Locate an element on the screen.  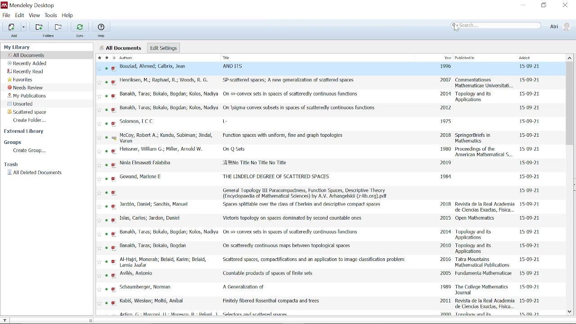
Add to favorite is located at coordinates (99, 234).